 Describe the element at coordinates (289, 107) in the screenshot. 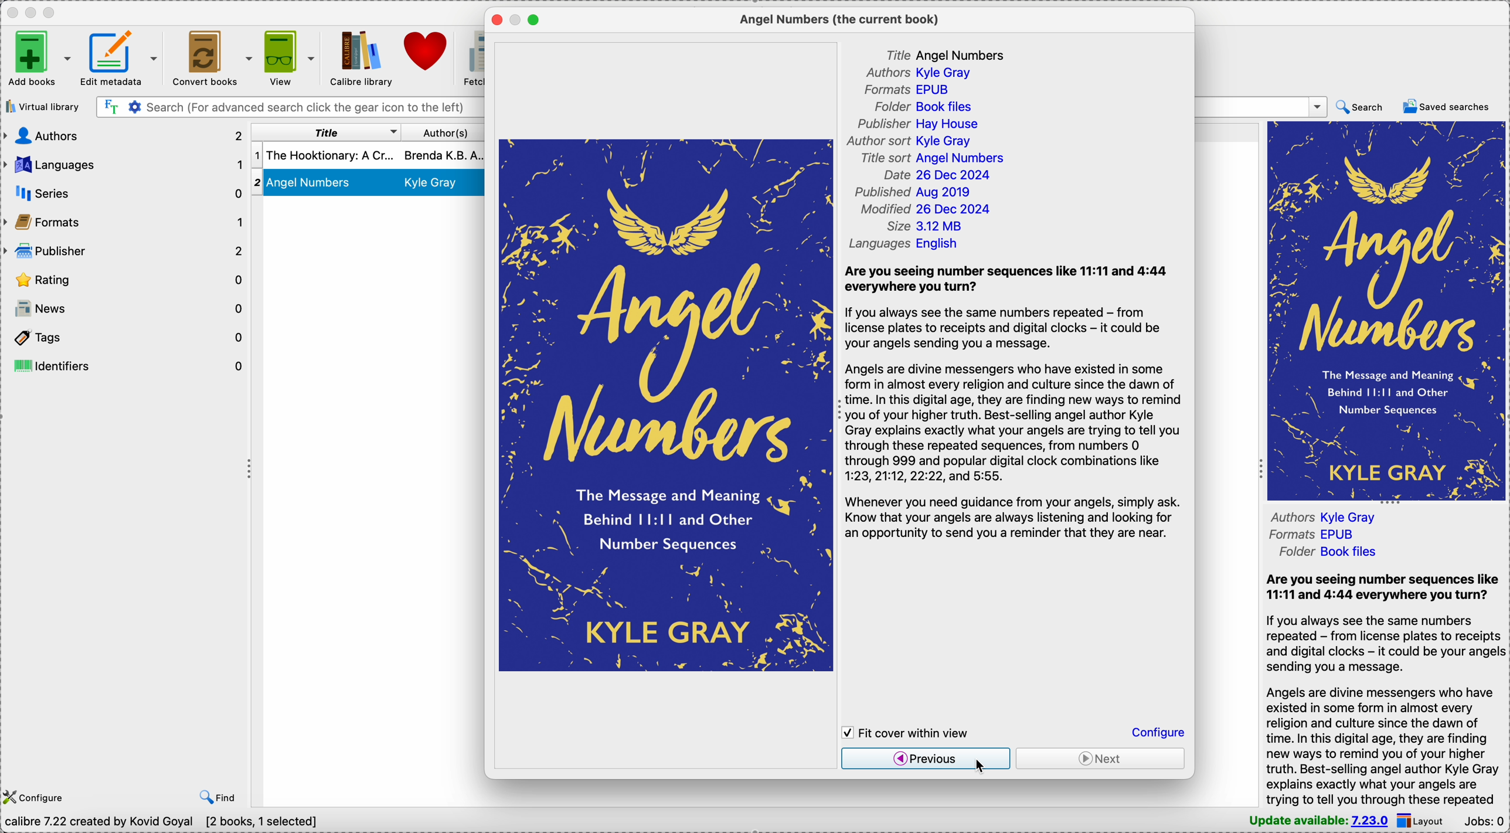

I see `search bar` at that location.